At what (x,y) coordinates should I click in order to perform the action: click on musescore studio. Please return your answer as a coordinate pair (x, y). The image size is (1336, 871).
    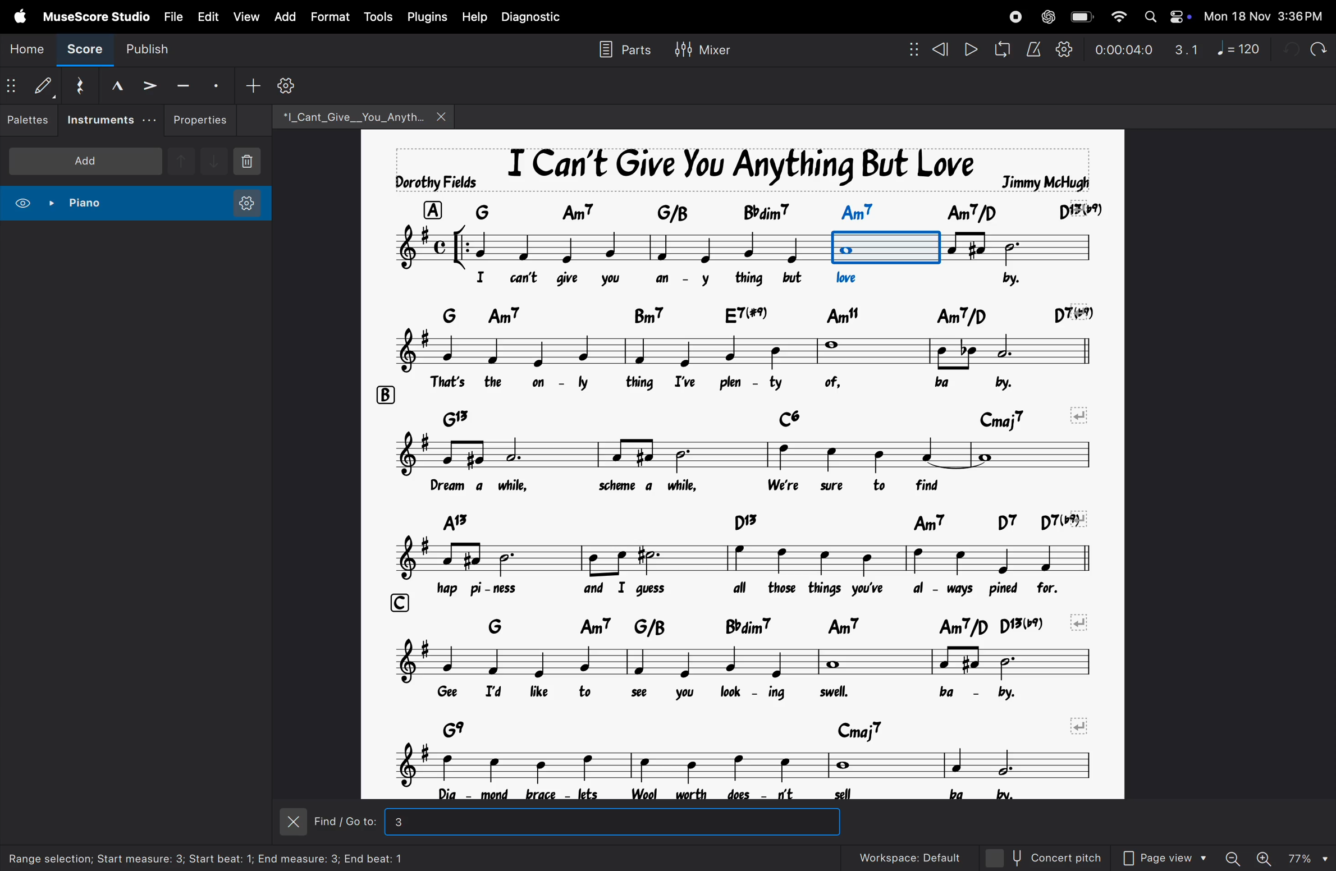
    Looking at the image, I should click on (93, 15).